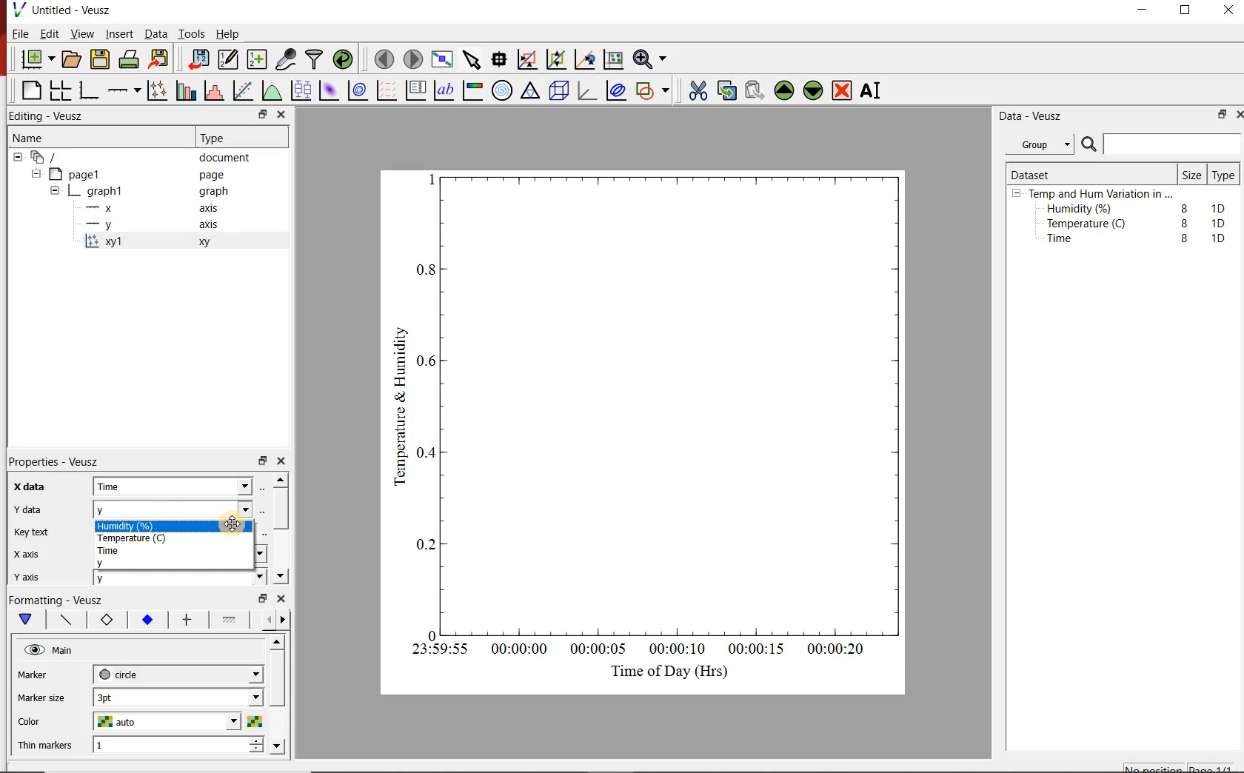 This screenshot has height=773, width=1244. What do you see at coordinates (501, 60) in the screenshot?
I see `Read data points on the graph` at bounding box center [501, 60].